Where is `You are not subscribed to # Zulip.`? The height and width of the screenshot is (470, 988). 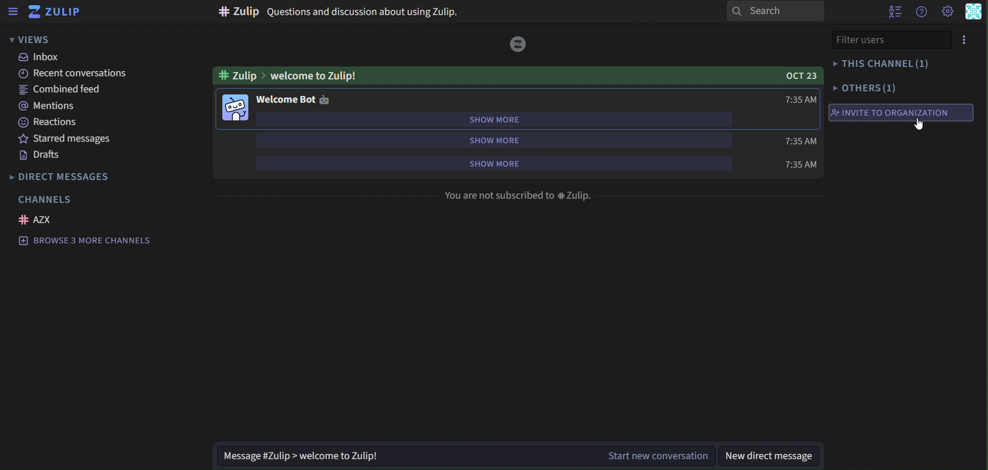
You are not subscribed to # Zulip. is located at coordinates (517, 196).